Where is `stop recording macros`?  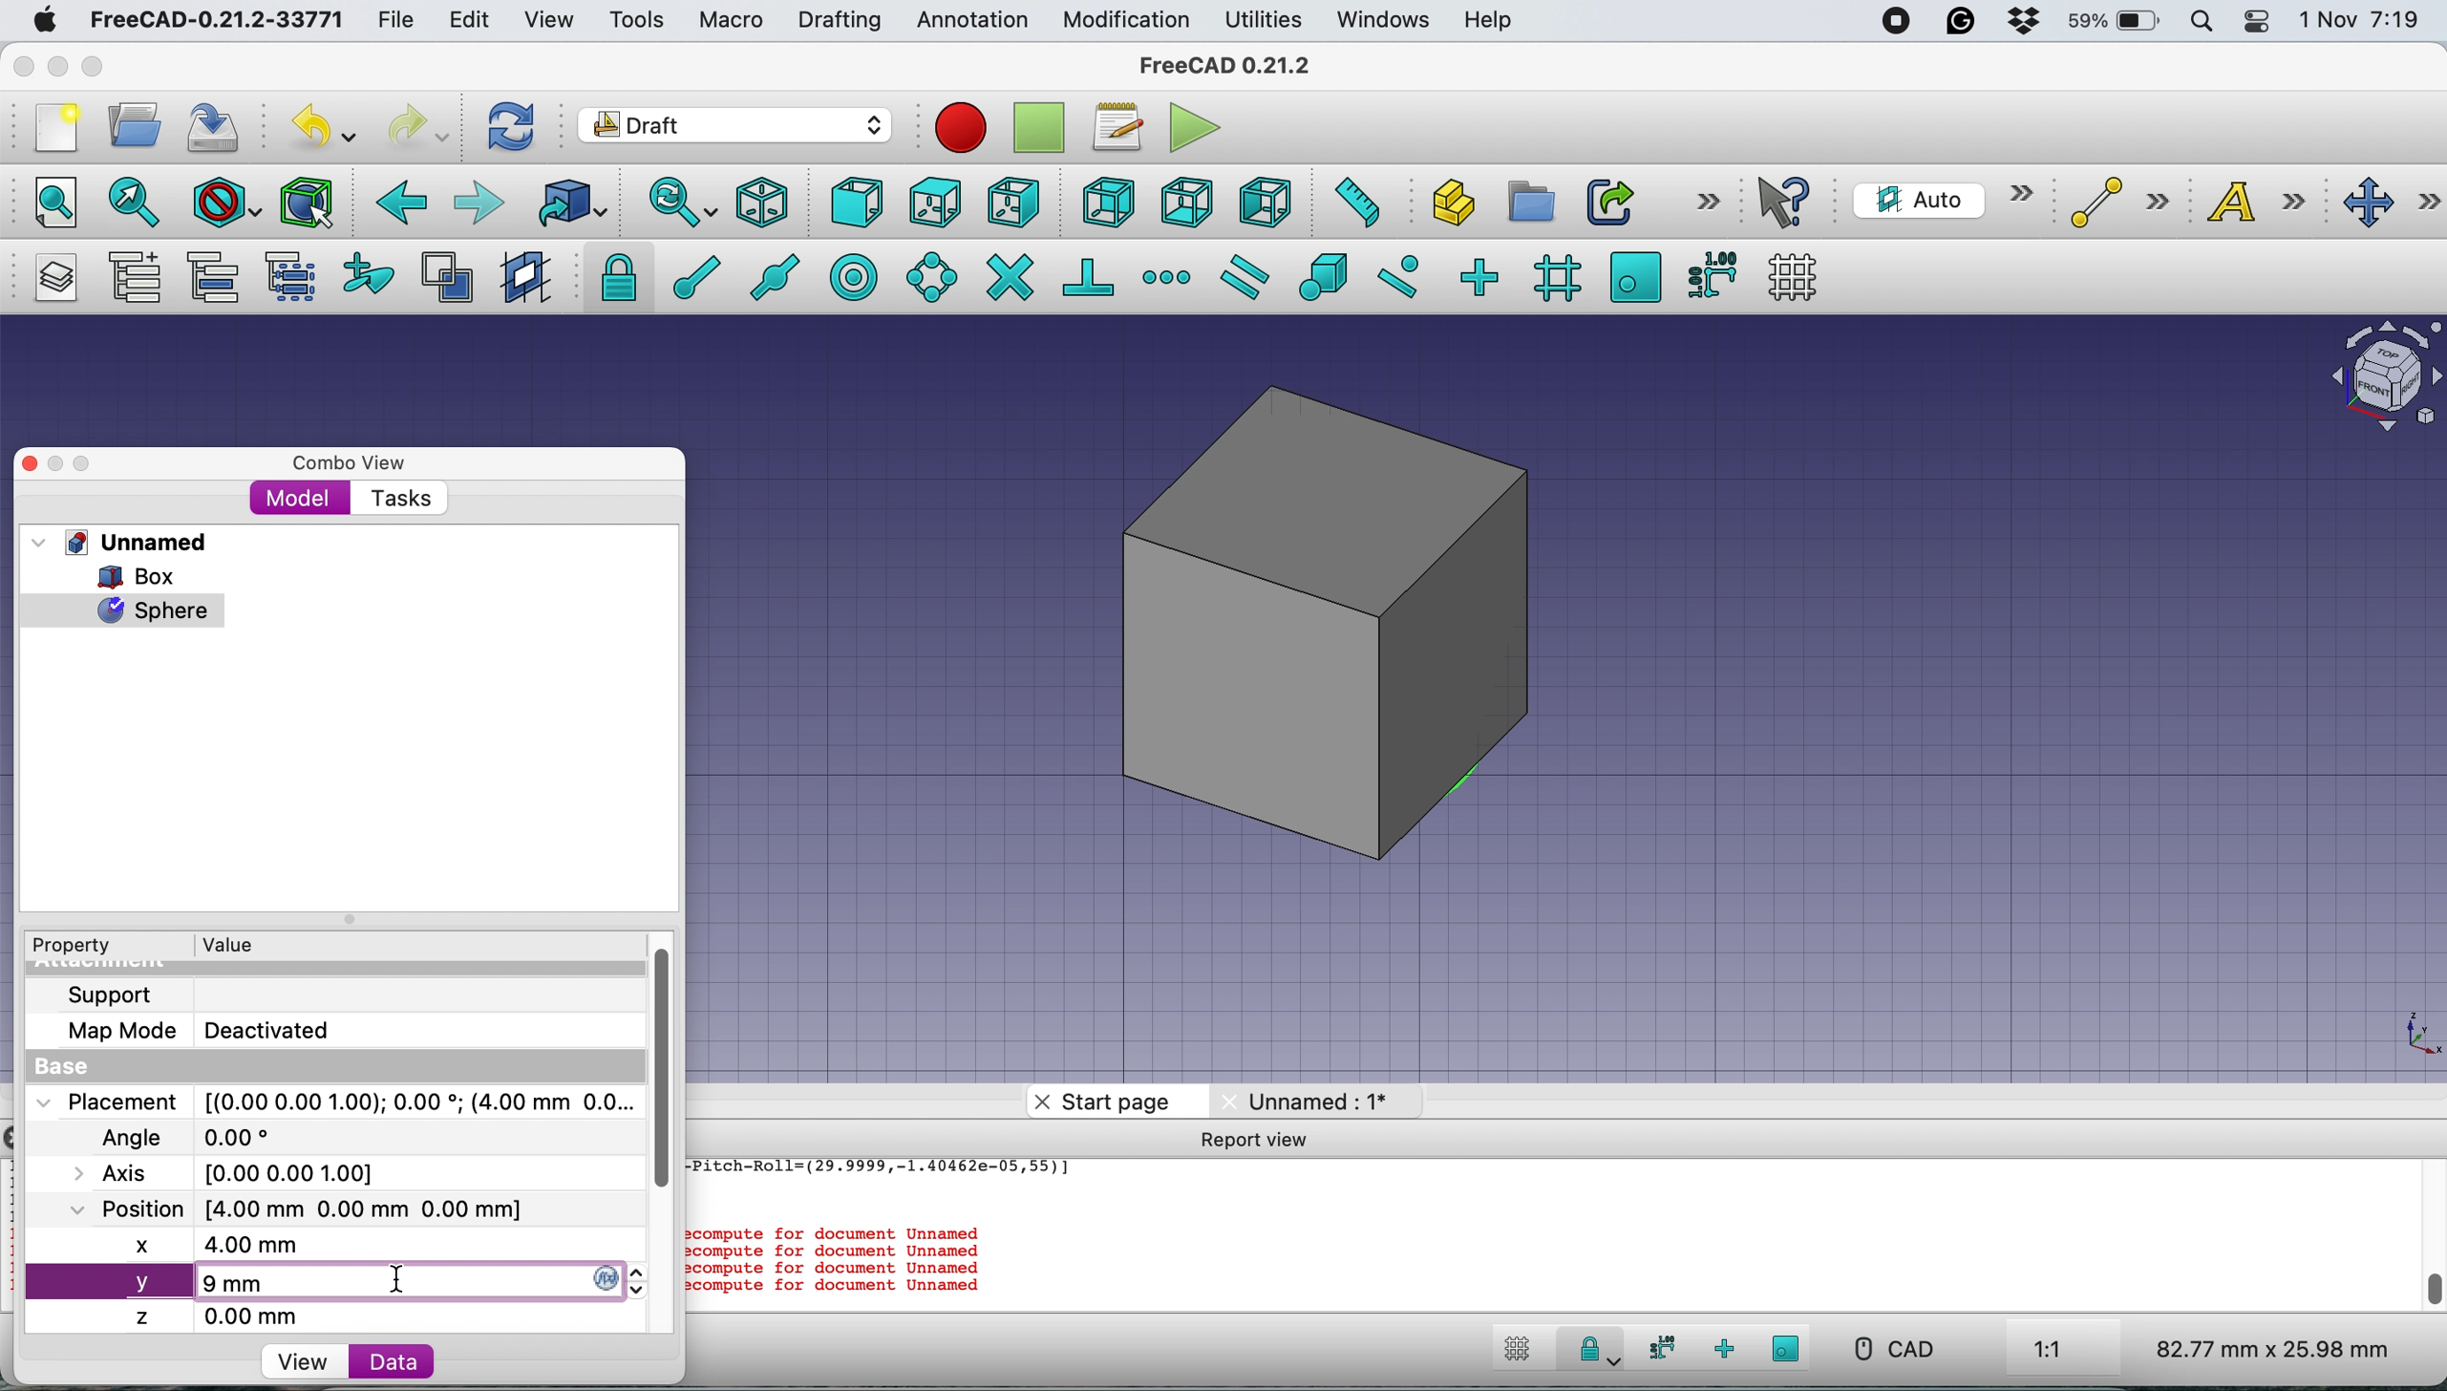 stop recording macros is located at coordinates (1044, 128).